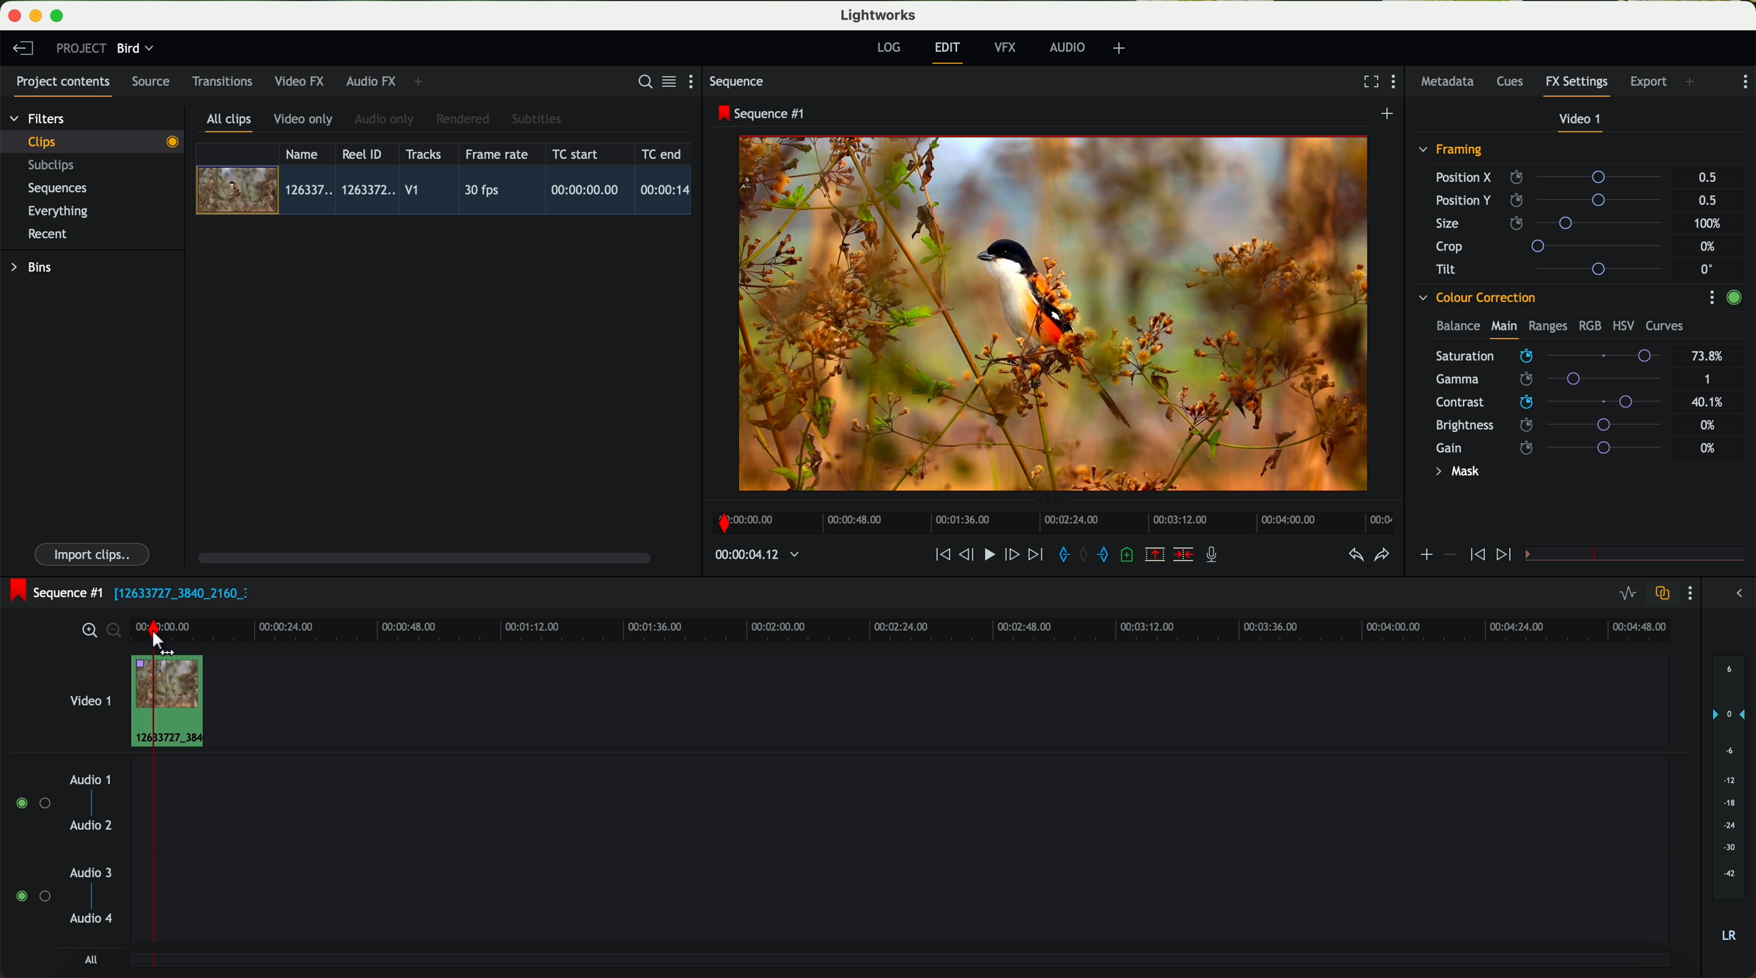 The height and width of the screenshot is (978, 1756). What do you see at coordinates (1449, 555) in the screenshot?
I see `icon` at bounding box center [1449, 555].